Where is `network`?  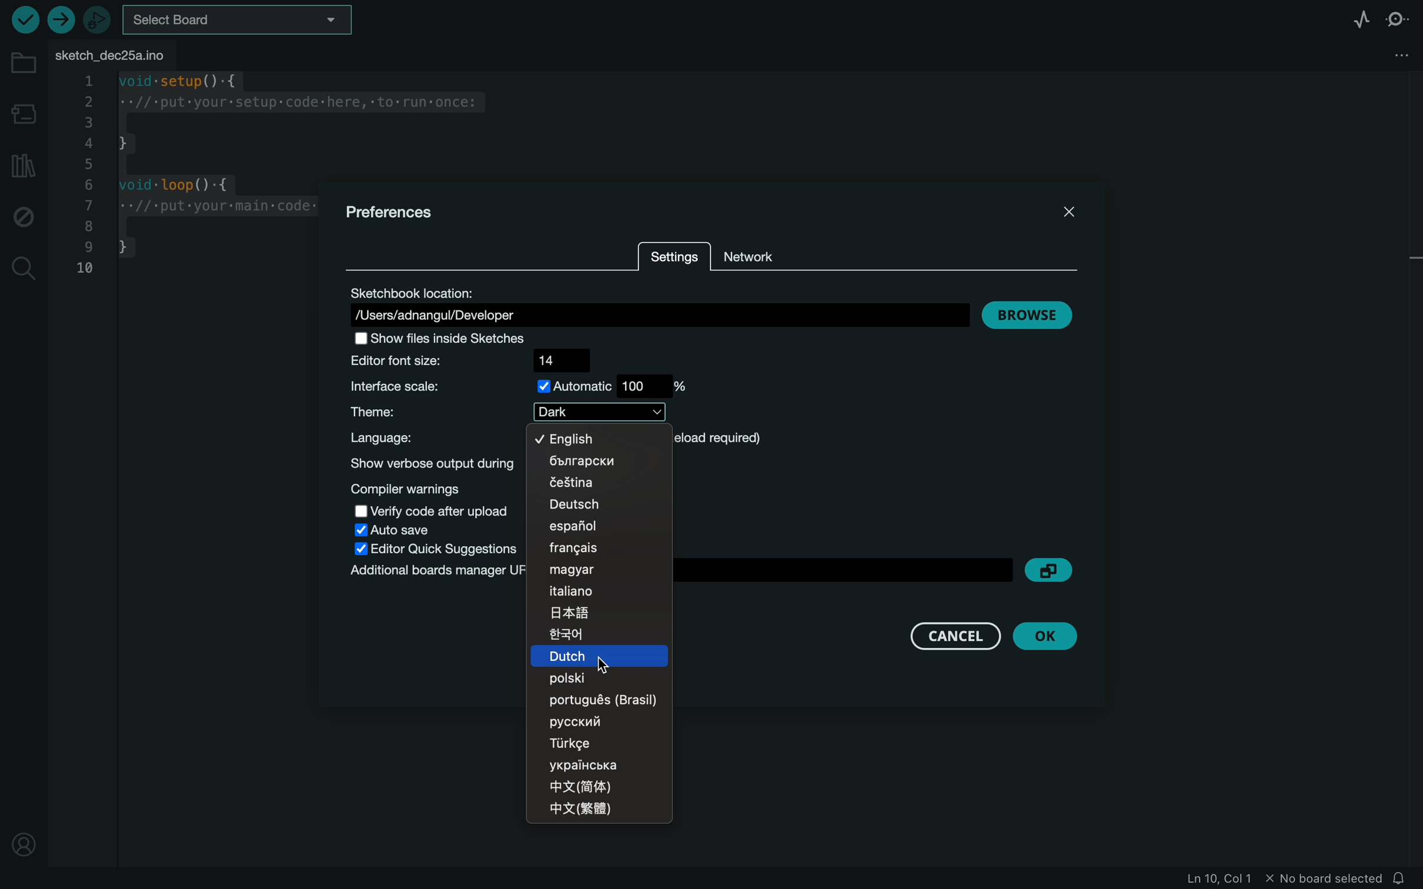 network is located at coordinates (770, 248).